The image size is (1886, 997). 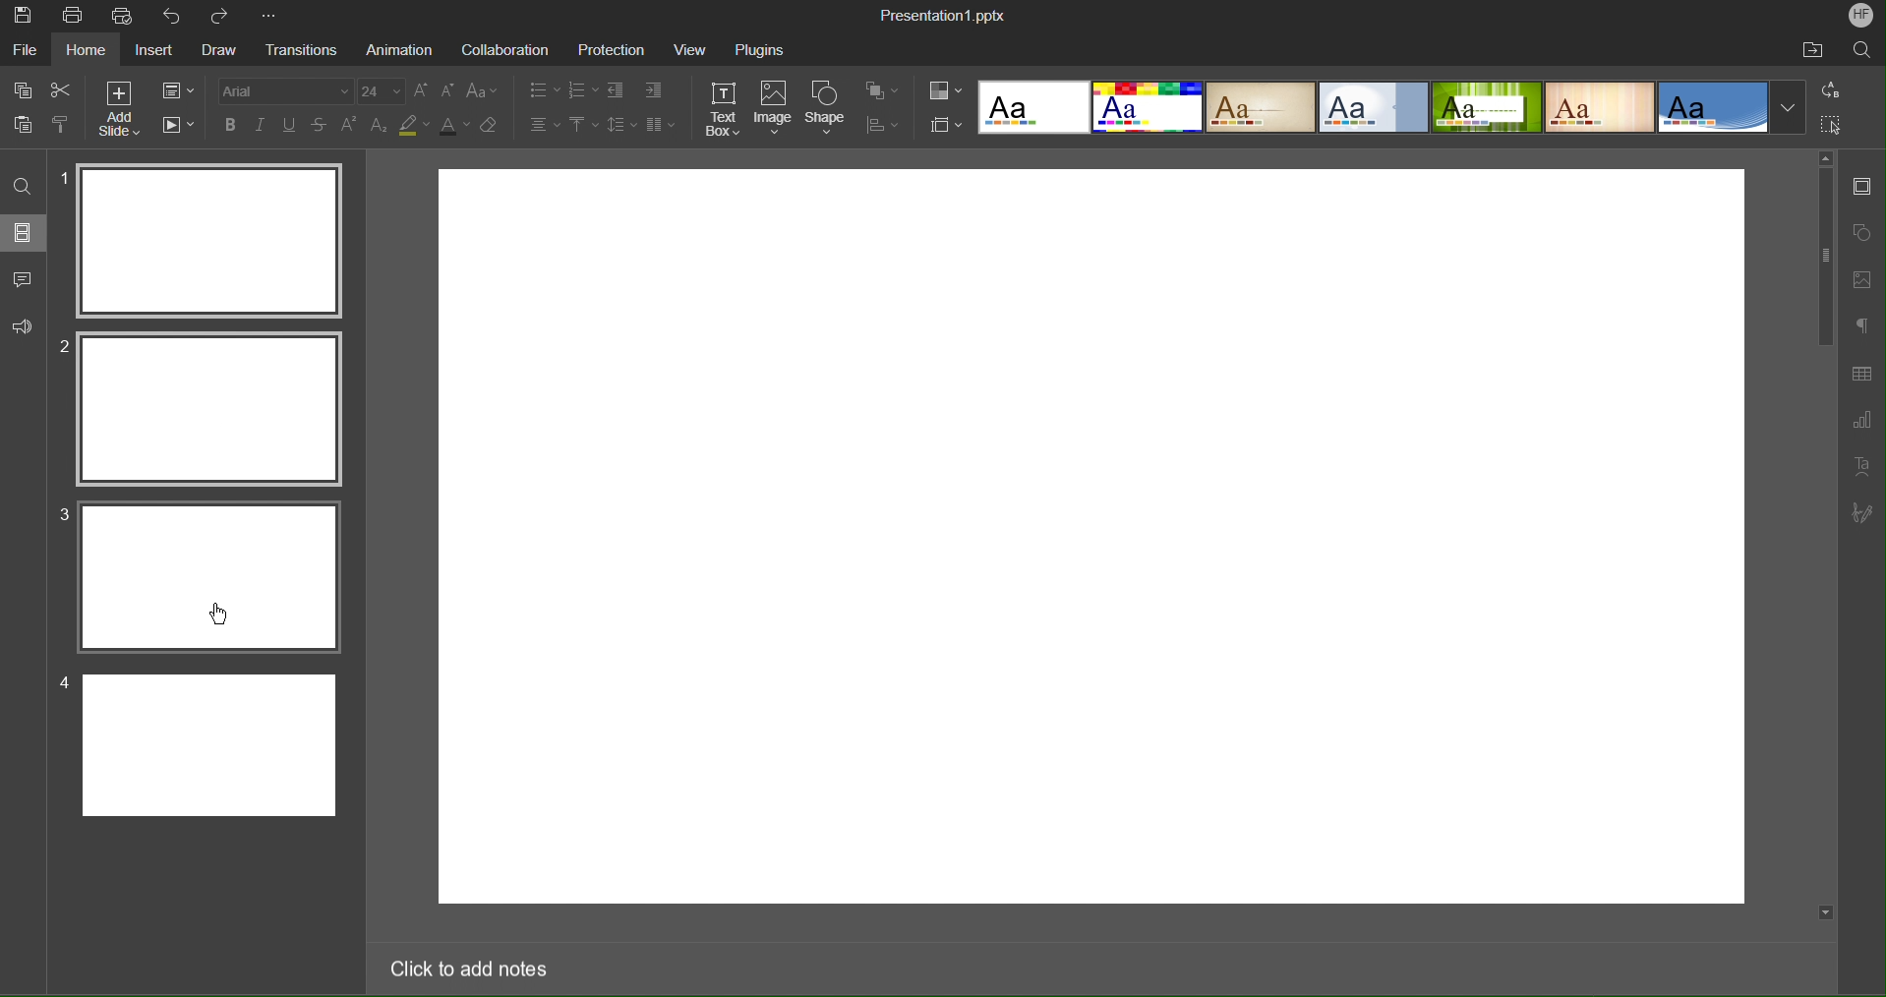 What do you see at coordinates (1830, 125) in the screenshot?
I see `Selection` at bounding box center [1830, 125].